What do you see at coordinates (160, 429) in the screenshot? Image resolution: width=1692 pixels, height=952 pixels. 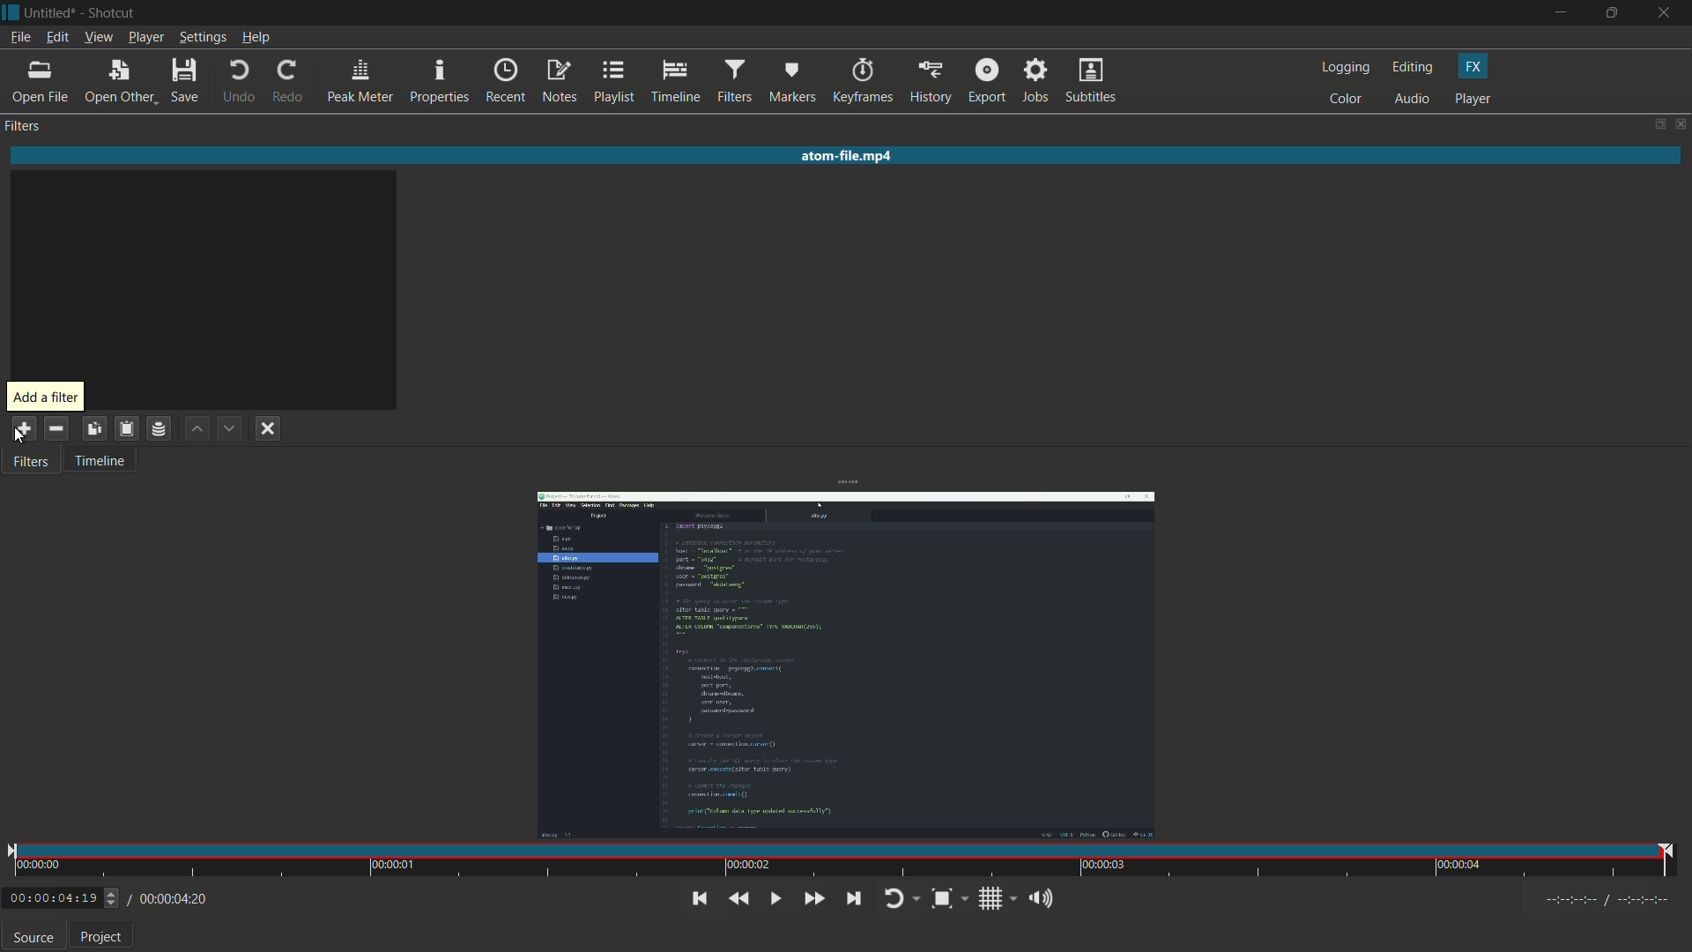 I see `save a filter sets` at bounding box center [160, 429].